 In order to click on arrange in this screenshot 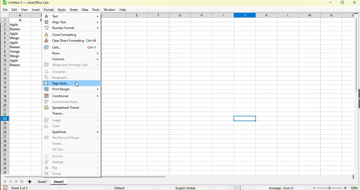, I will do `click(71, 162)`.